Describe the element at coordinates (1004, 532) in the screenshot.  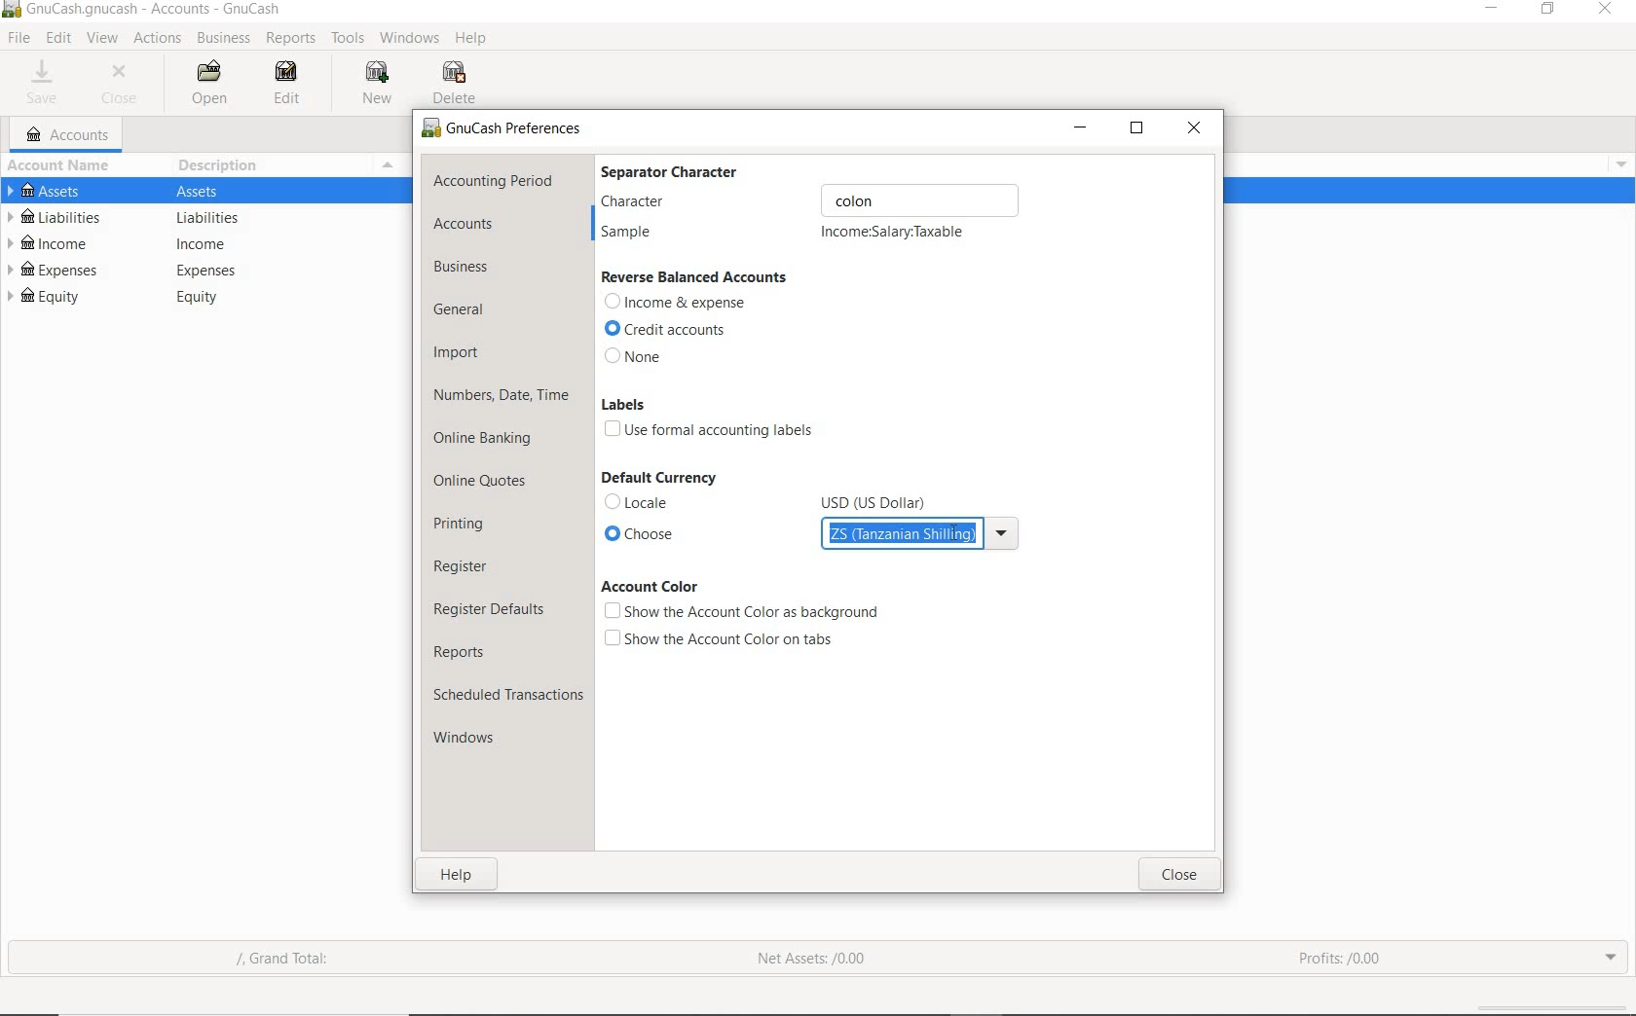
I see `` at that location.